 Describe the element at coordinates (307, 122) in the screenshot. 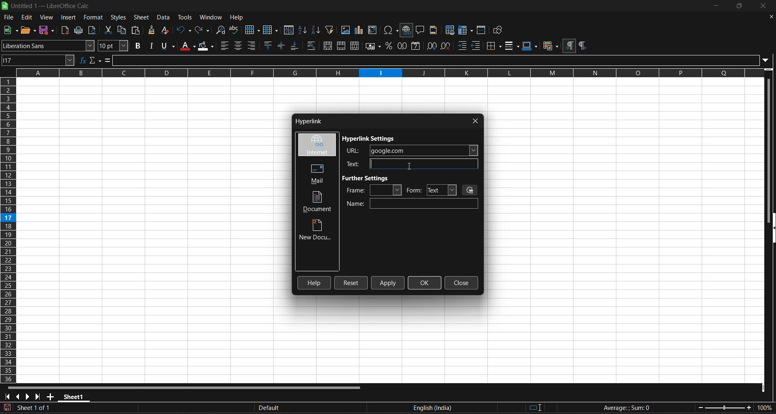

I see `hyperlink` at that location.